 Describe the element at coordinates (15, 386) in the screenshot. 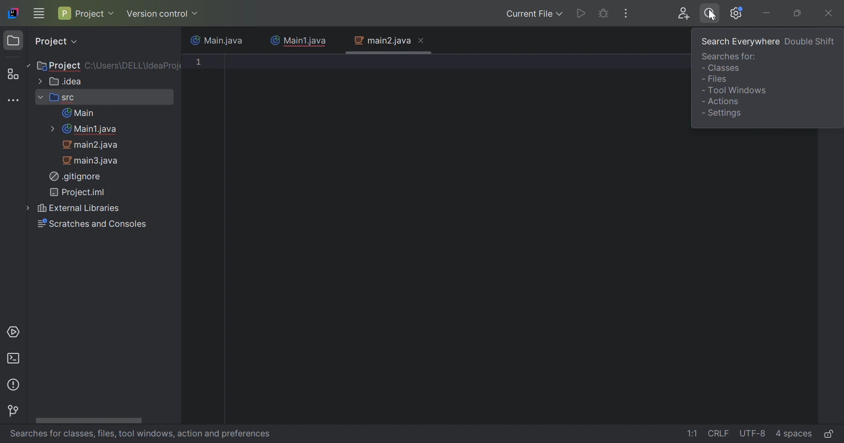

I see `Problems` at that location.